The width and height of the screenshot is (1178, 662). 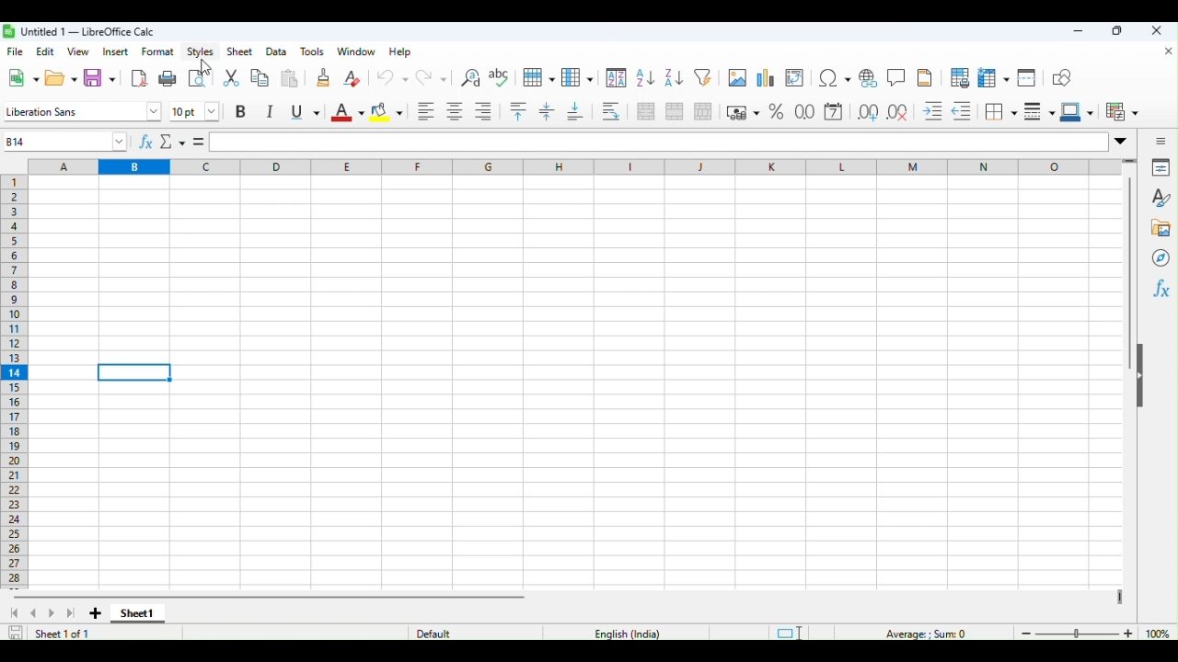 I want to click on b, so click(x=133, y=166).